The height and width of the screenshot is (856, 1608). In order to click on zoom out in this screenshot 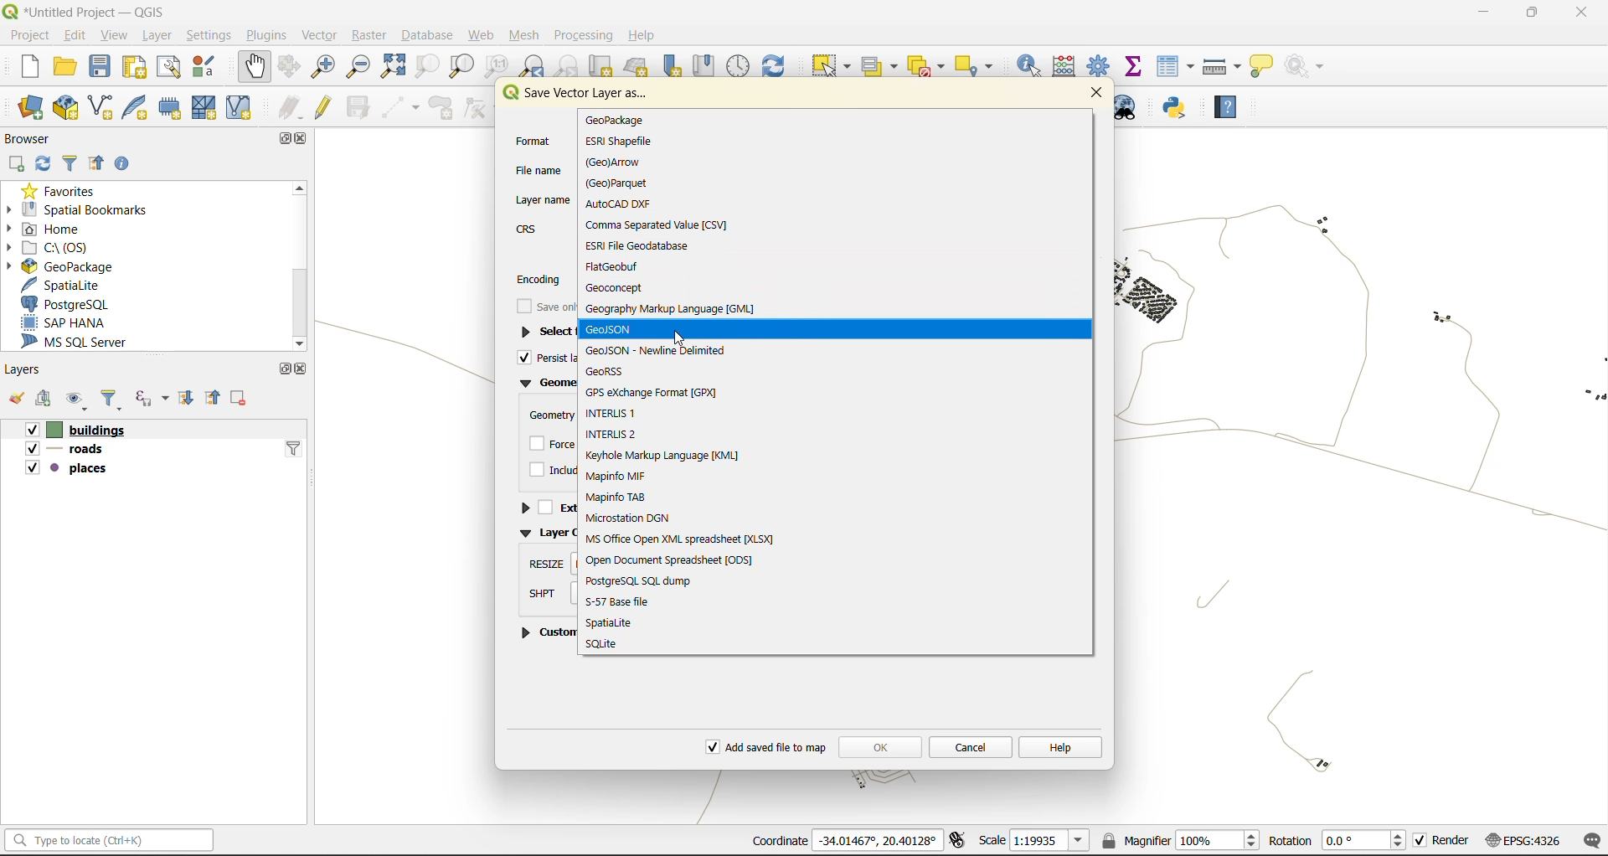, I will do `click(361, 67)`.